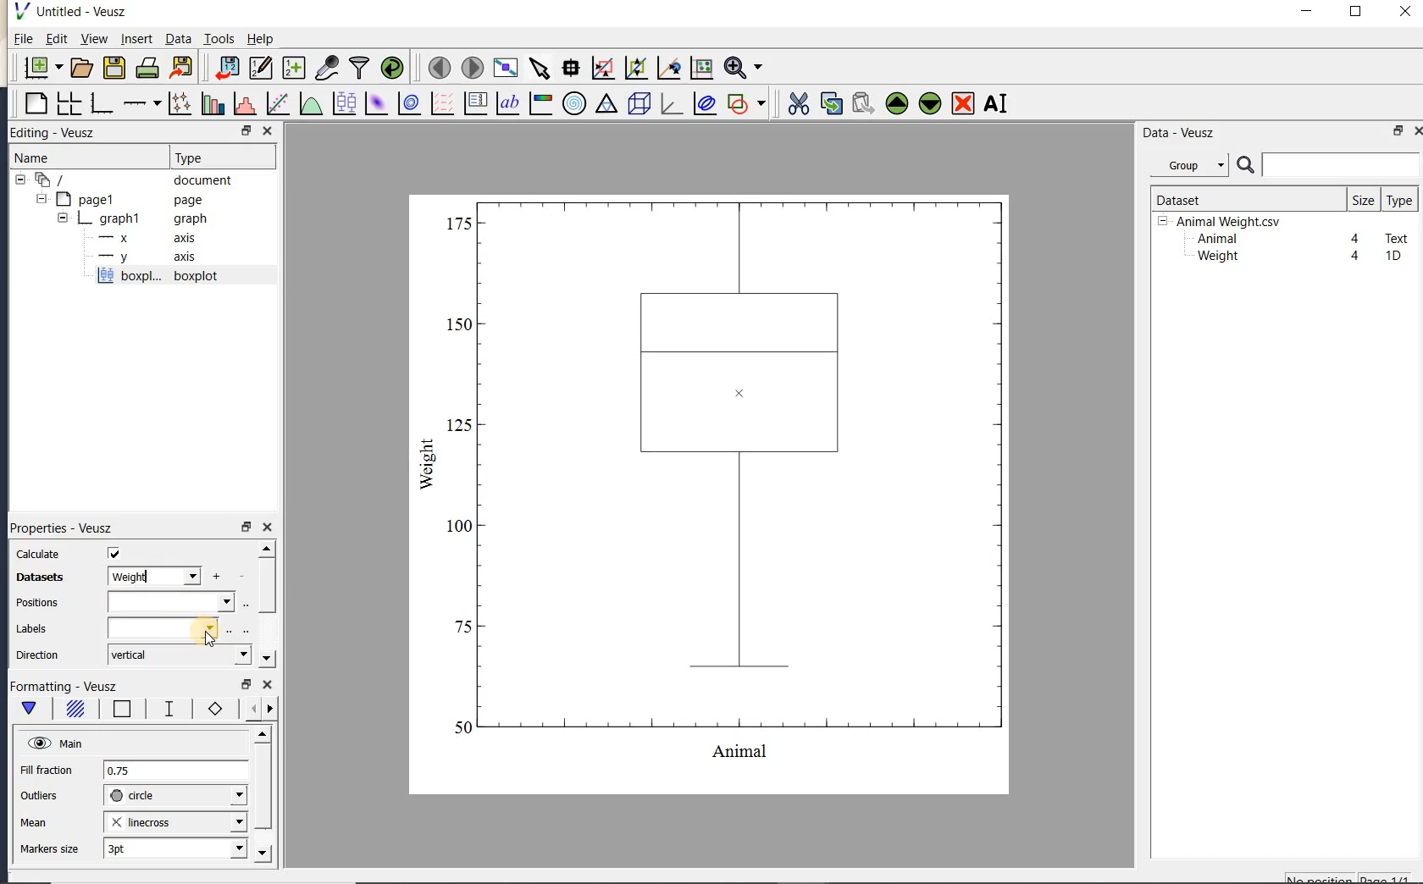 This screenshot has height=884, width=1423. I want to click on blank page, so click(34, 104).